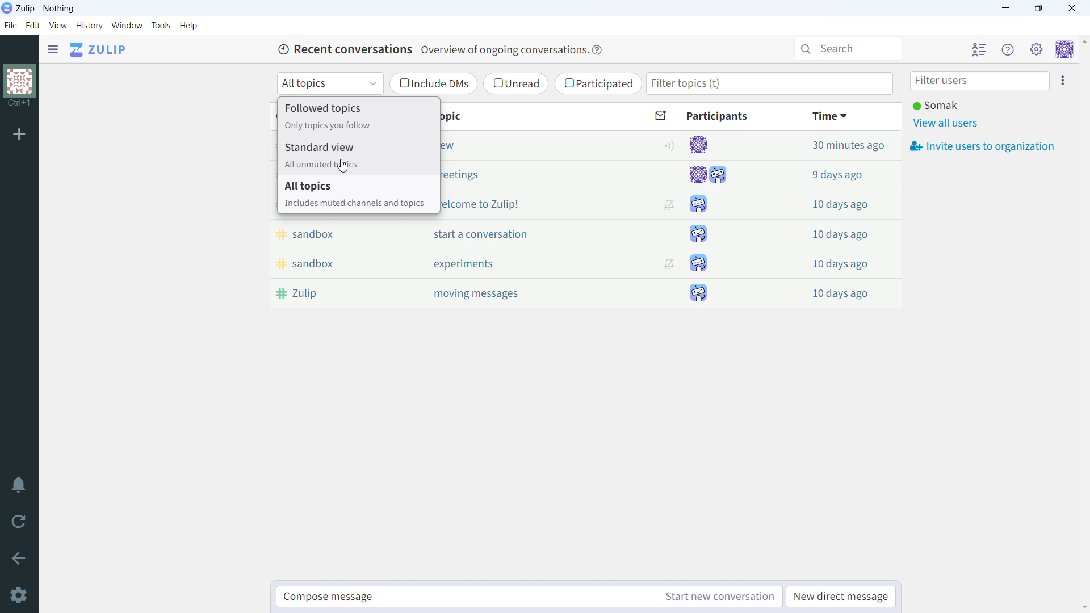  Describe the element at coordinates (509, 292) in the screenshot. I see `moving messages` at that location.